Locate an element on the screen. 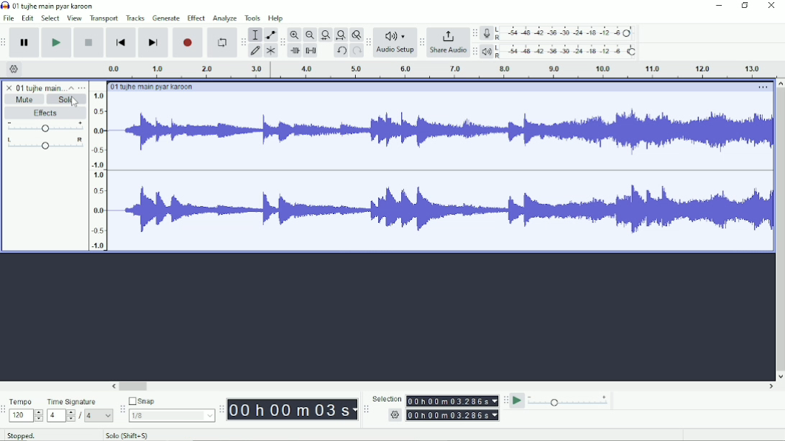 Image resolution: width=785 pixels, height=441 pixels. Redo is located at coordinates (355, 51).